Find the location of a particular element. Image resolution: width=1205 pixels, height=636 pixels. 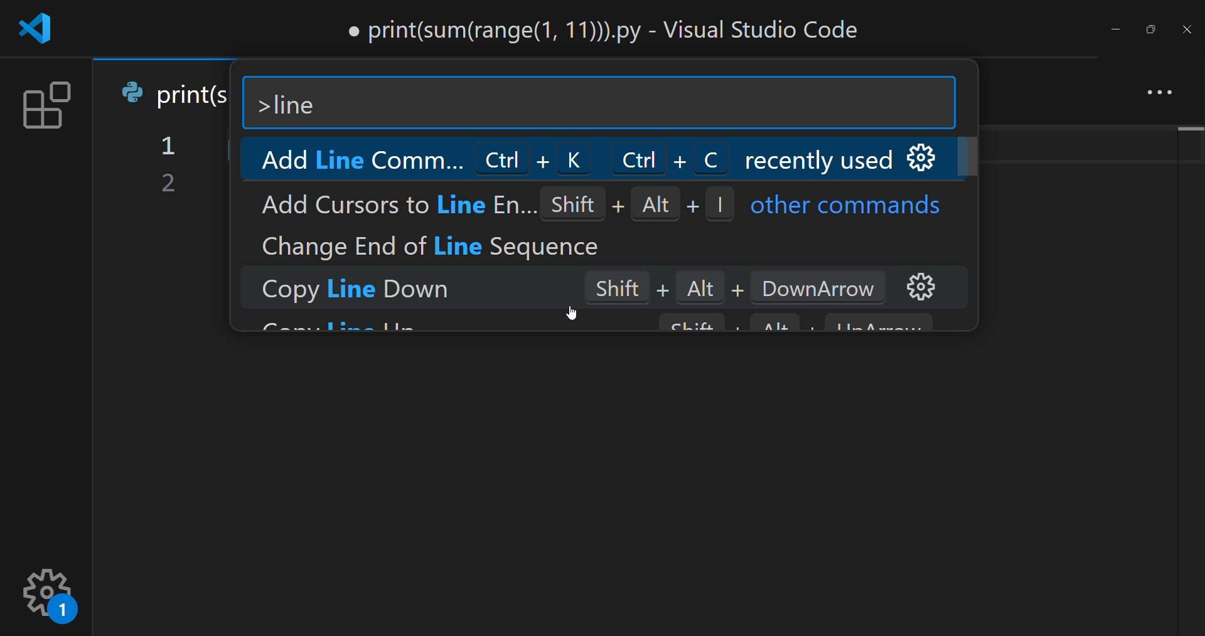

logo is located at coordinates (41, 29).